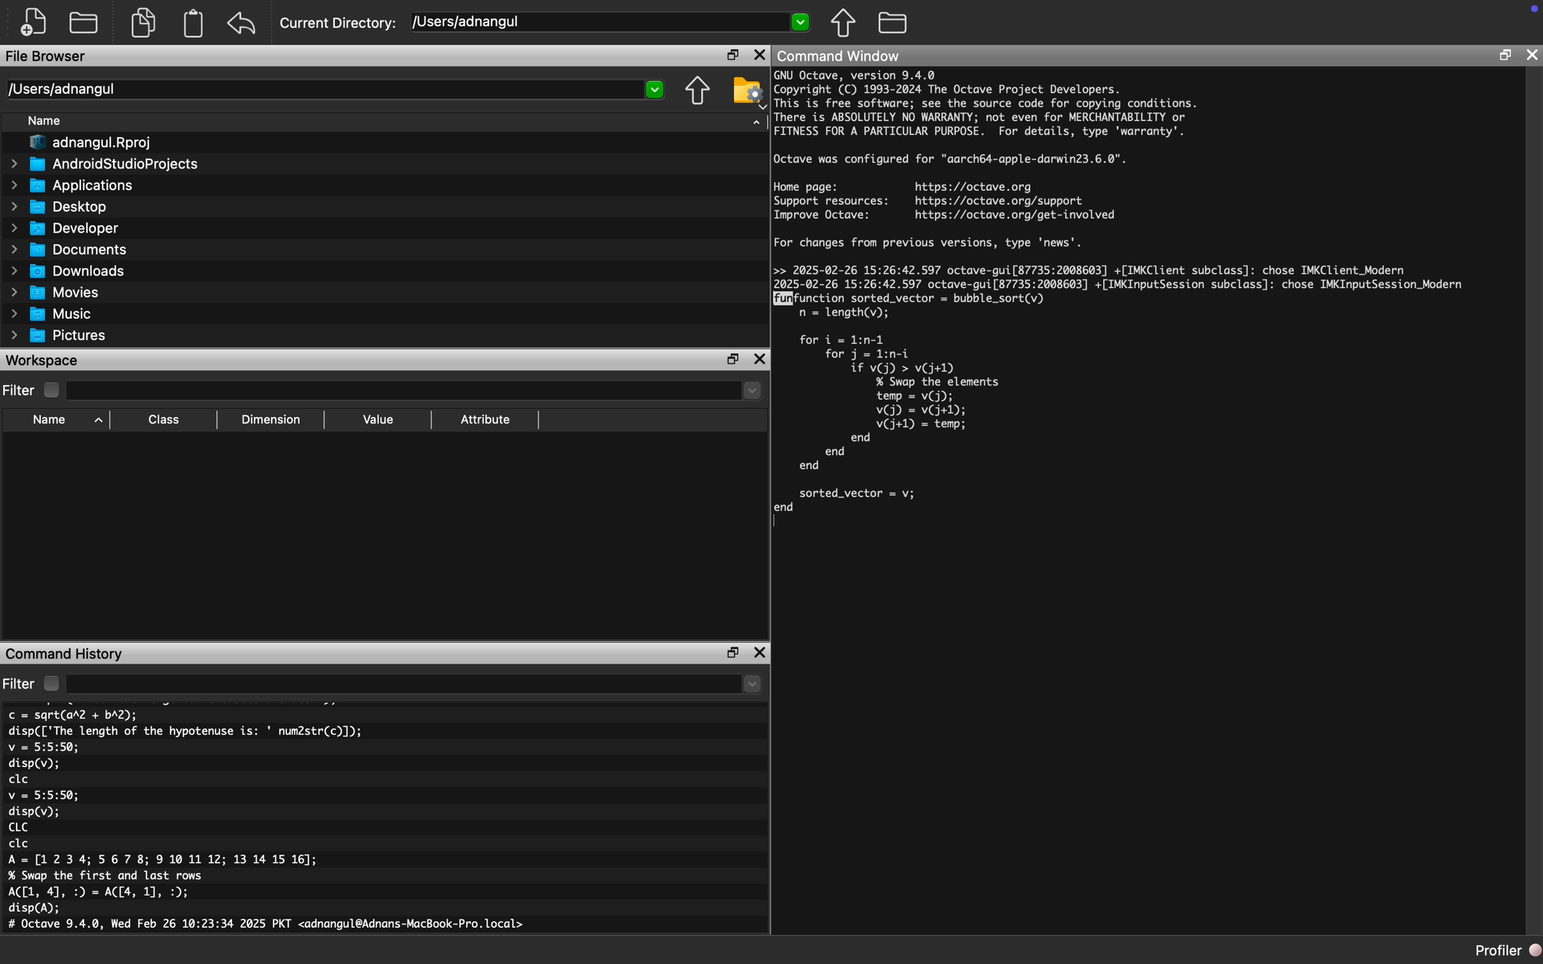 This screenshot has width=1543, height=964. I want to click on v = 5:5:50;, so click(43, 747).